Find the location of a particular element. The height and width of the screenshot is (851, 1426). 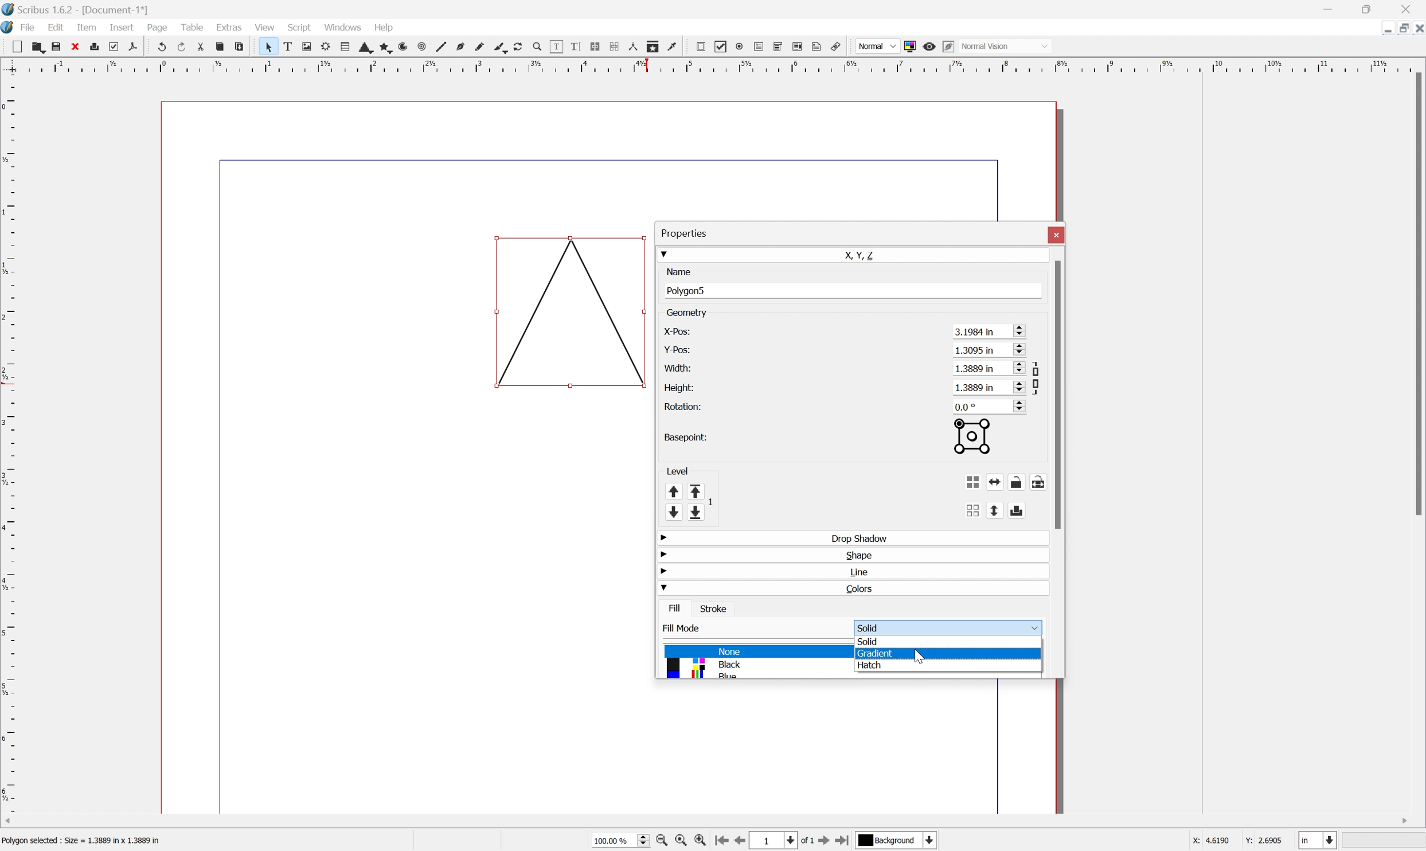

1.3889 in is located at coordinates (989, 368).